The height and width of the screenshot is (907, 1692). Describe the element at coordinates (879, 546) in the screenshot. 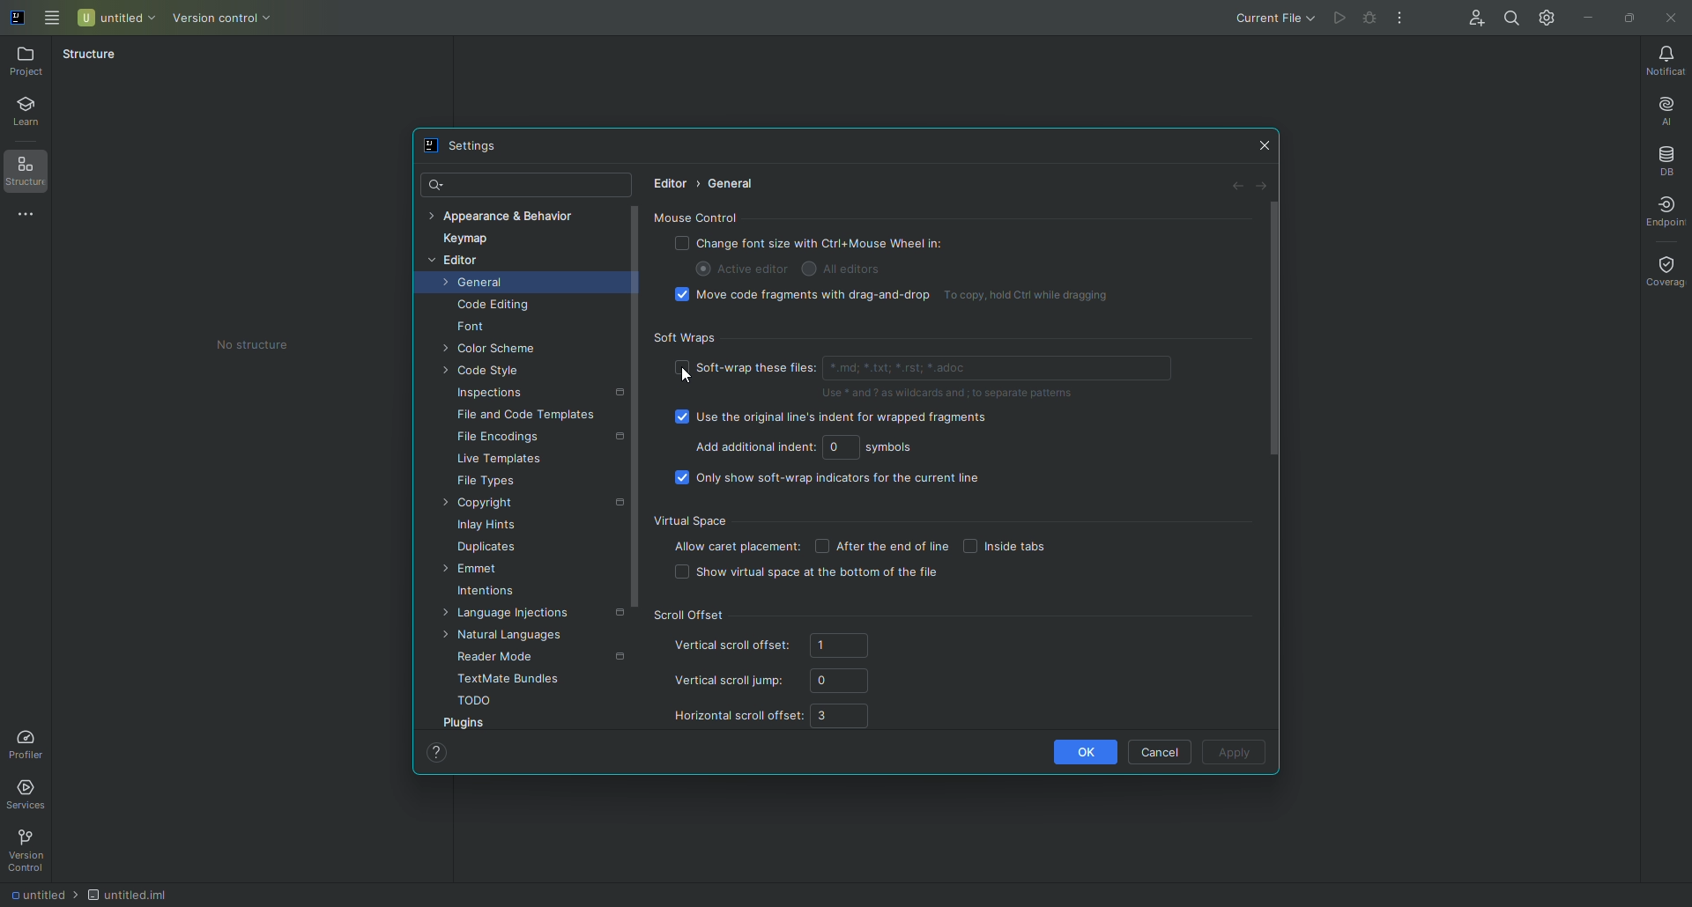

I see `After the end of line` at that location.